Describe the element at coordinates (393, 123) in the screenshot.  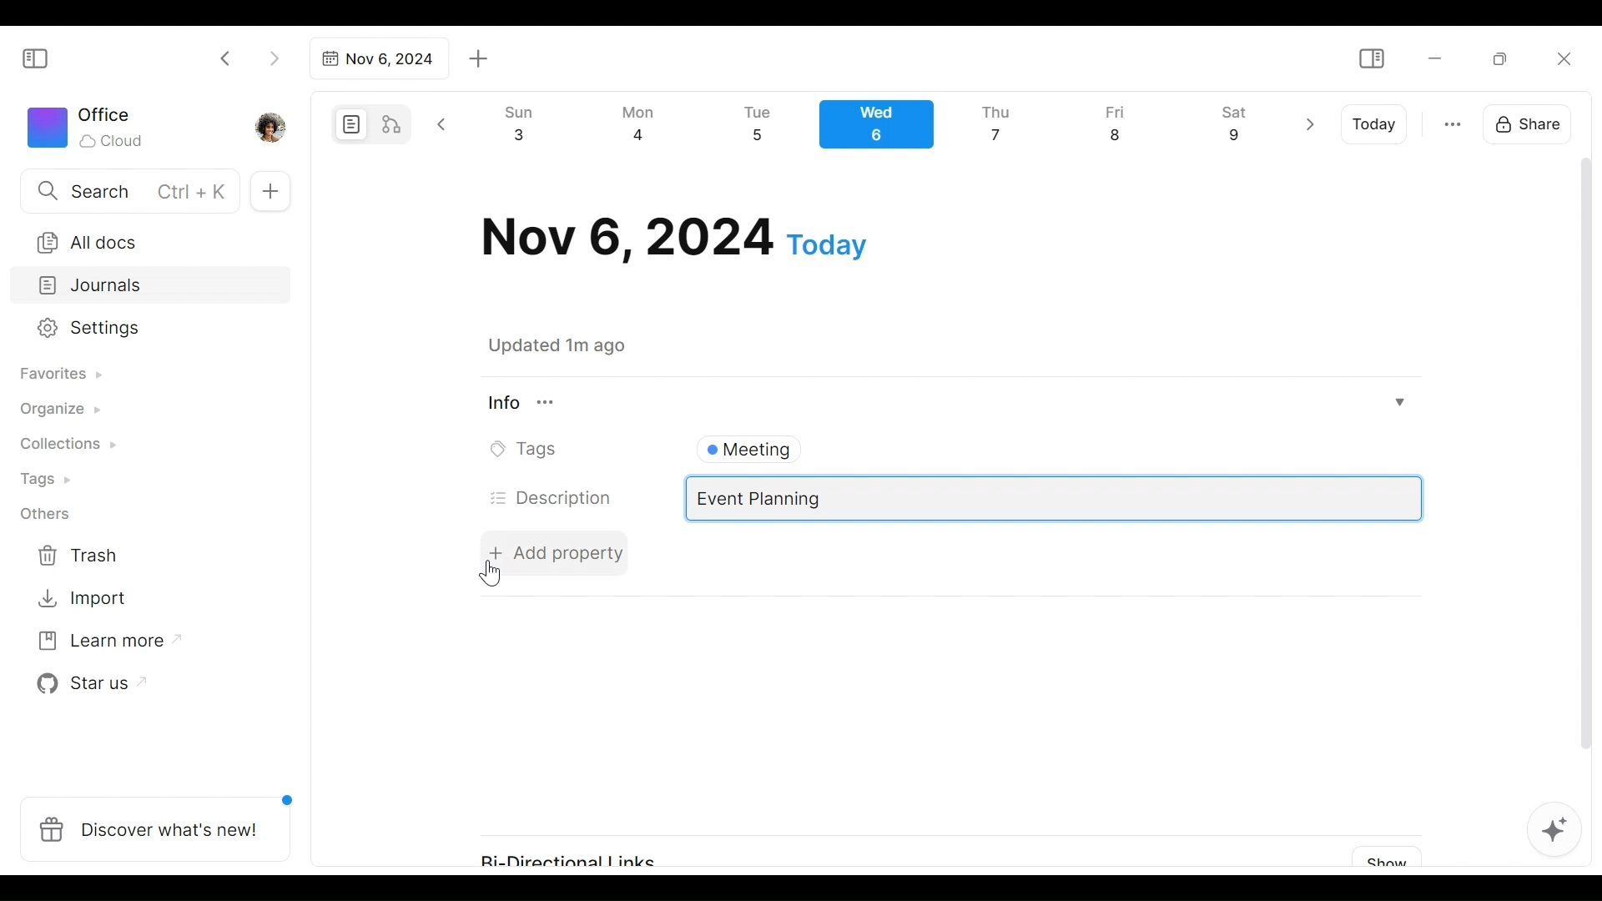
I see `Edgeless mode` at that location.